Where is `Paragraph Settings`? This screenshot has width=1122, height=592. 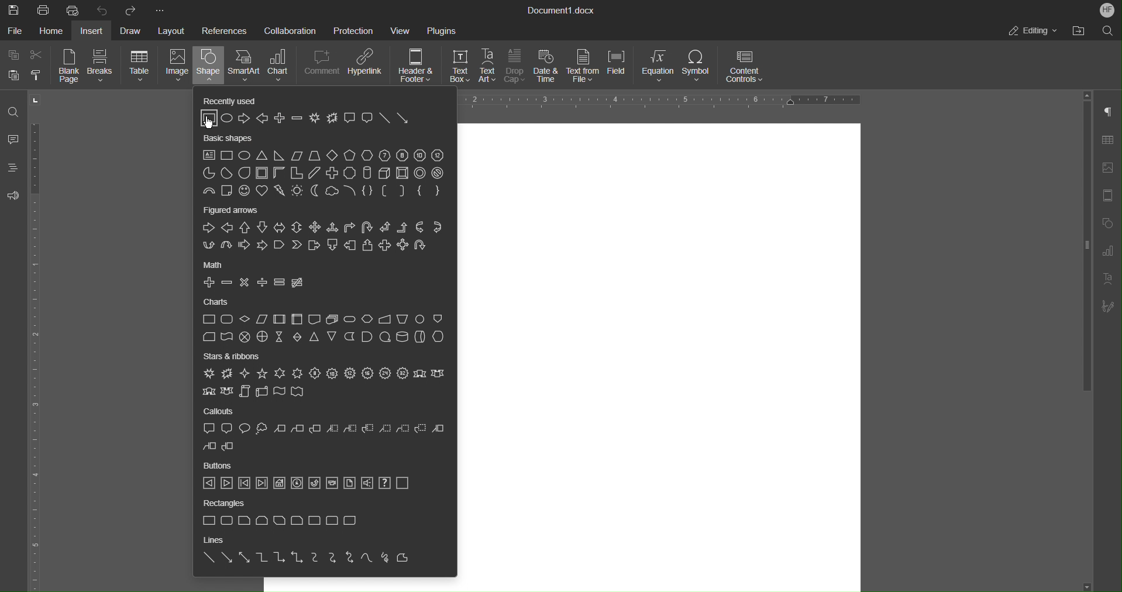 Paragraph Settings is located at coordinates (1111, 112).